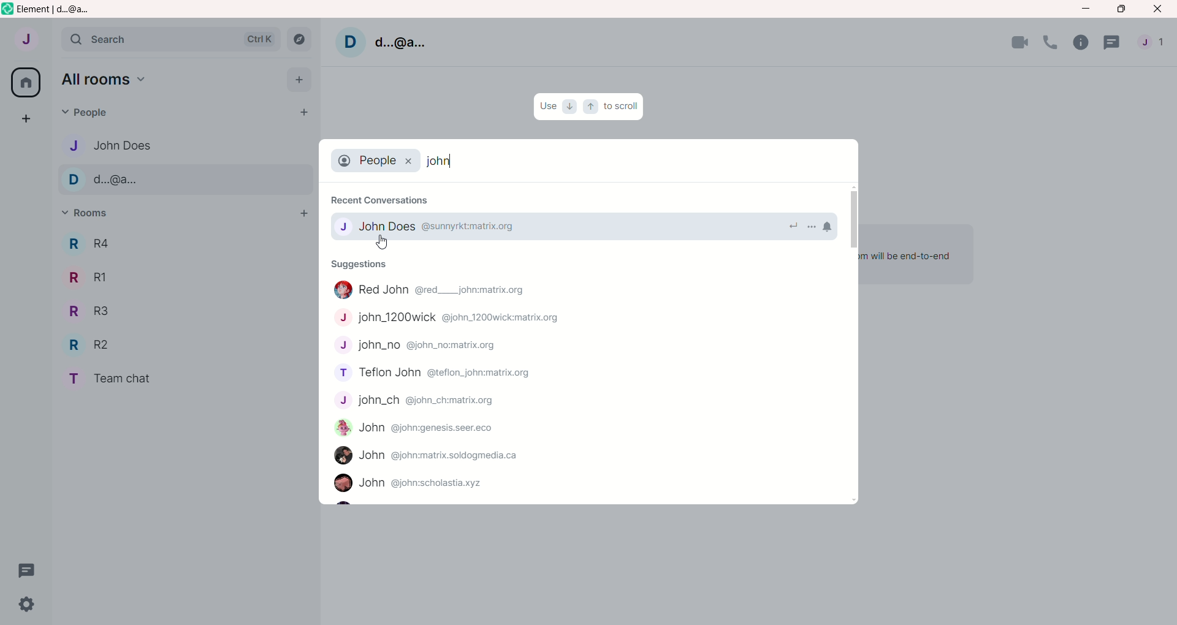 This screenshot has height=625, width=1177. I want to click on R2, so click(94, 346).